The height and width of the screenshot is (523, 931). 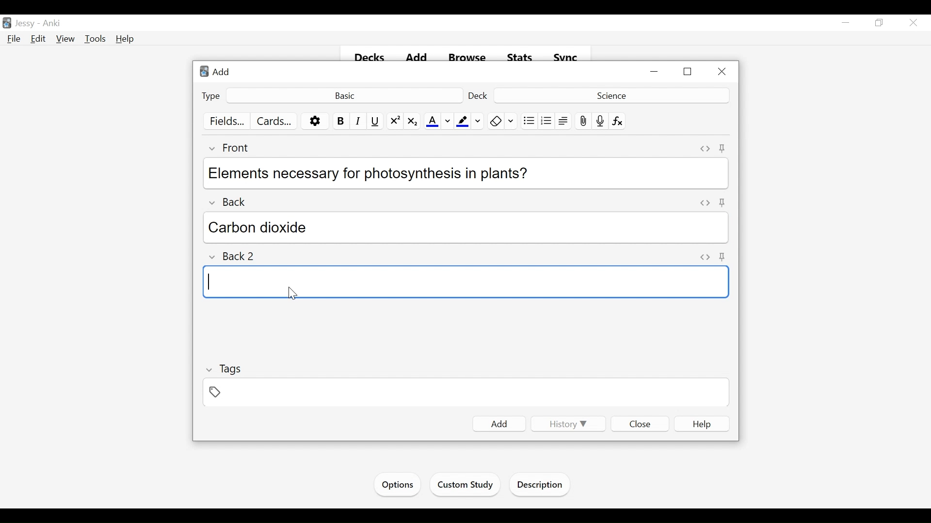 What do you see at coordinates (467, 393) in the screenshot?
I see `Tags Field` at bounding box center [467, 393].